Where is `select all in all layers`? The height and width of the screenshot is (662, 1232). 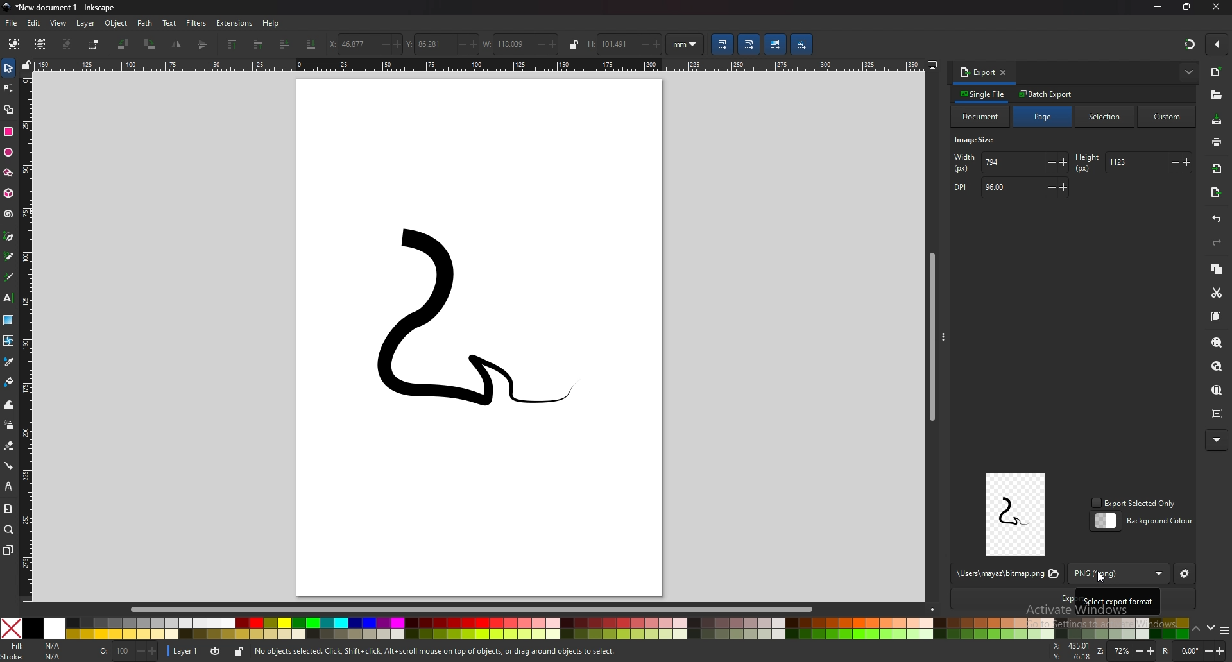
select all in all layers is located at coordinates (40, 44).